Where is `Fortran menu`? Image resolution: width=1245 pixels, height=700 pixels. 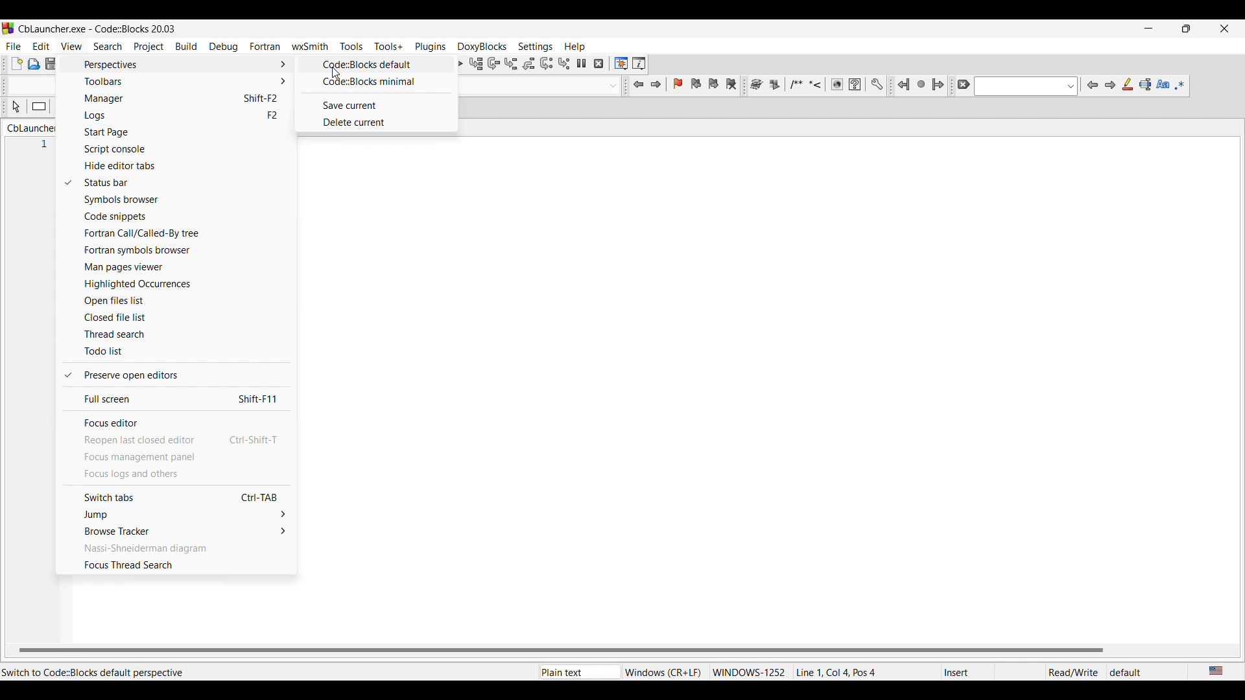
Fortran menu is located at coordinates (265, 47).